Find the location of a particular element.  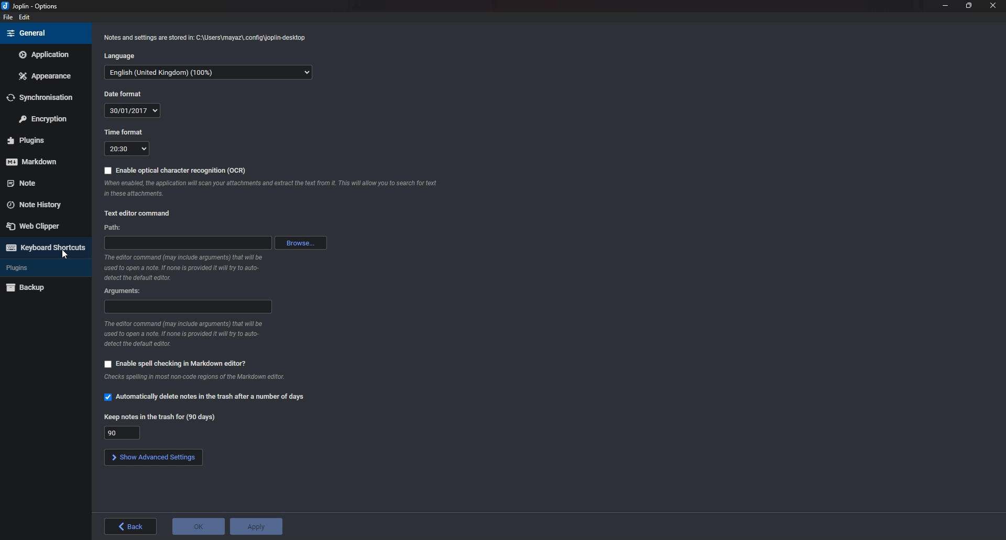

Note history is located at coordinates (40, 201).